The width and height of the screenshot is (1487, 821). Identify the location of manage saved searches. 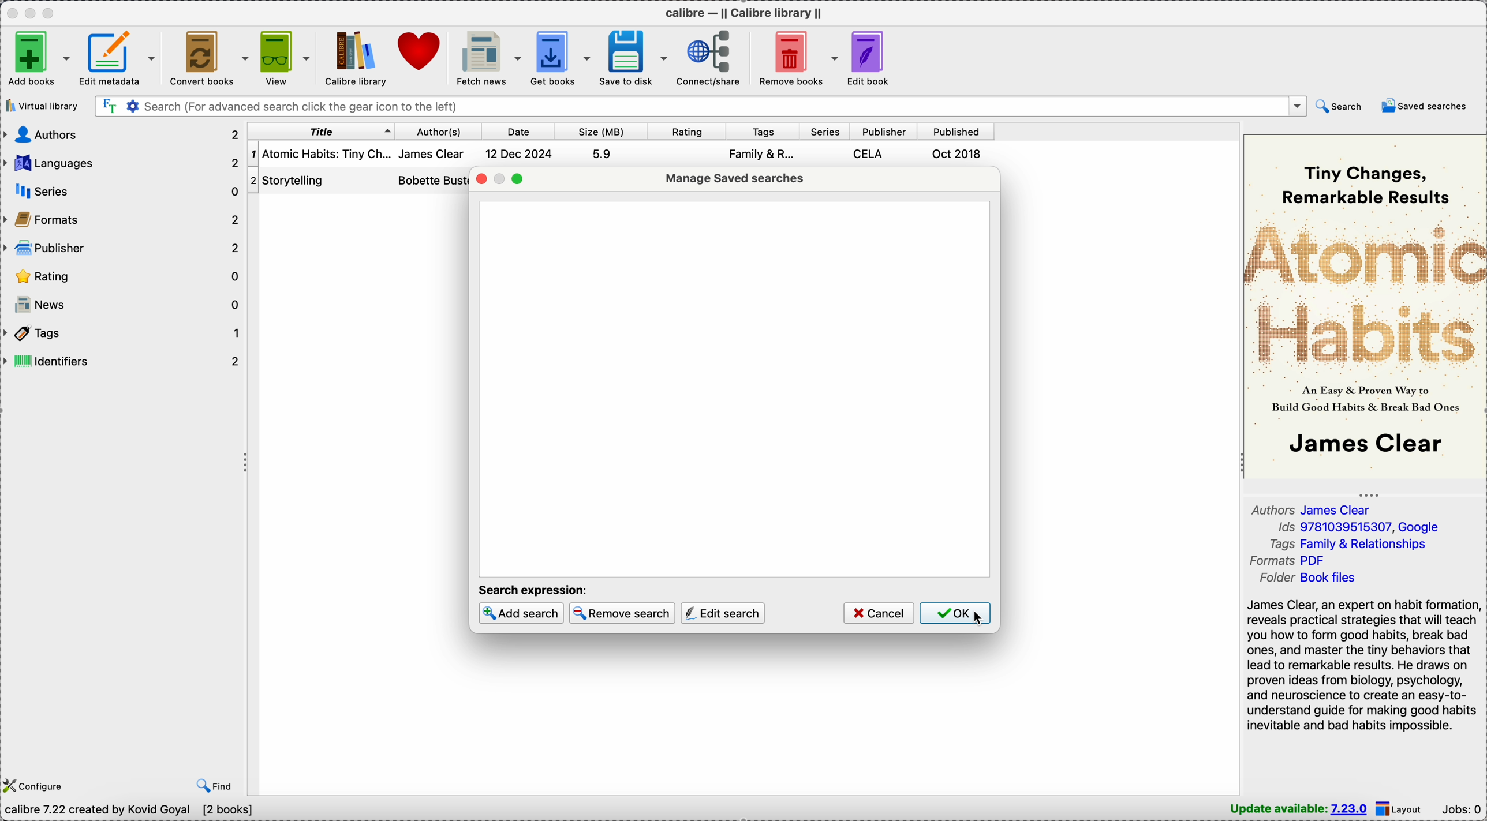
(734, 179).